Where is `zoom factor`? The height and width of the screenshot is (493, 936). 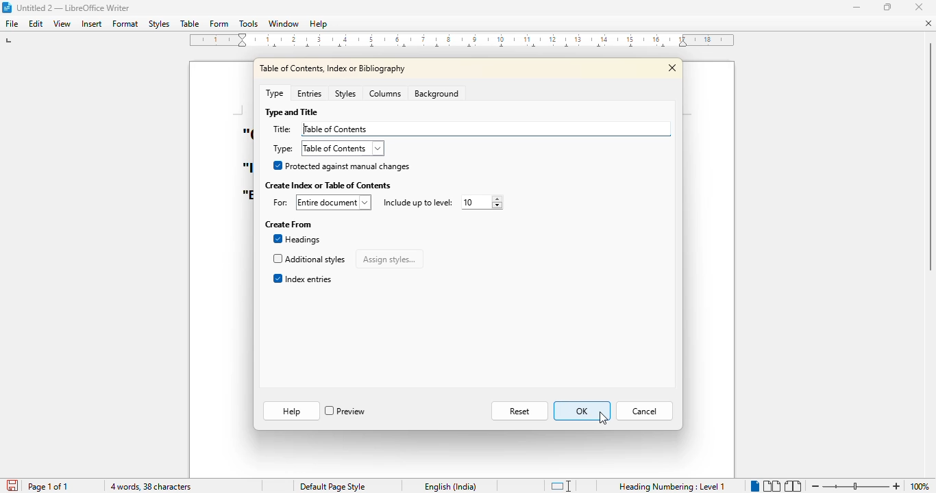
zoom factor is located at coordinates (921, 487).